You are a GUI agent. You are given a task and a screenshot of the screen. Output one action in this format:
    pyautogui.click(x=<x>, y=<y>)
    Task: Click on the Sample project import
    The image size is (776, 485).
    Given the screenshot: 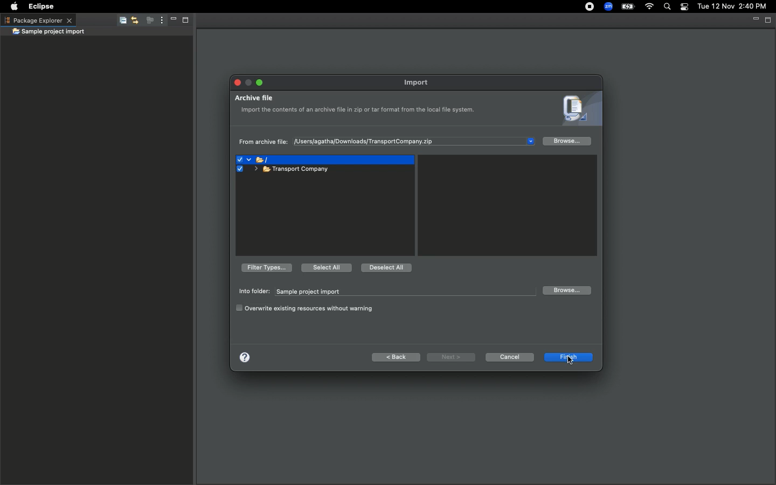 What is the action you would take?
    pyautogui.click(x=48, y=32)
    